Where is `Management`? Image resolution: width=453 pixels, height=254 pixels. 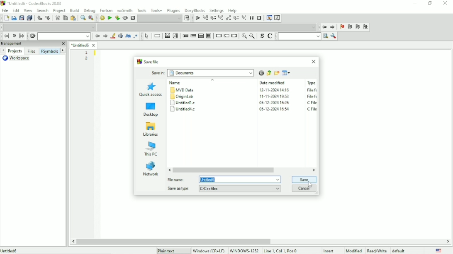
Management is located at coordinates (33, 44).